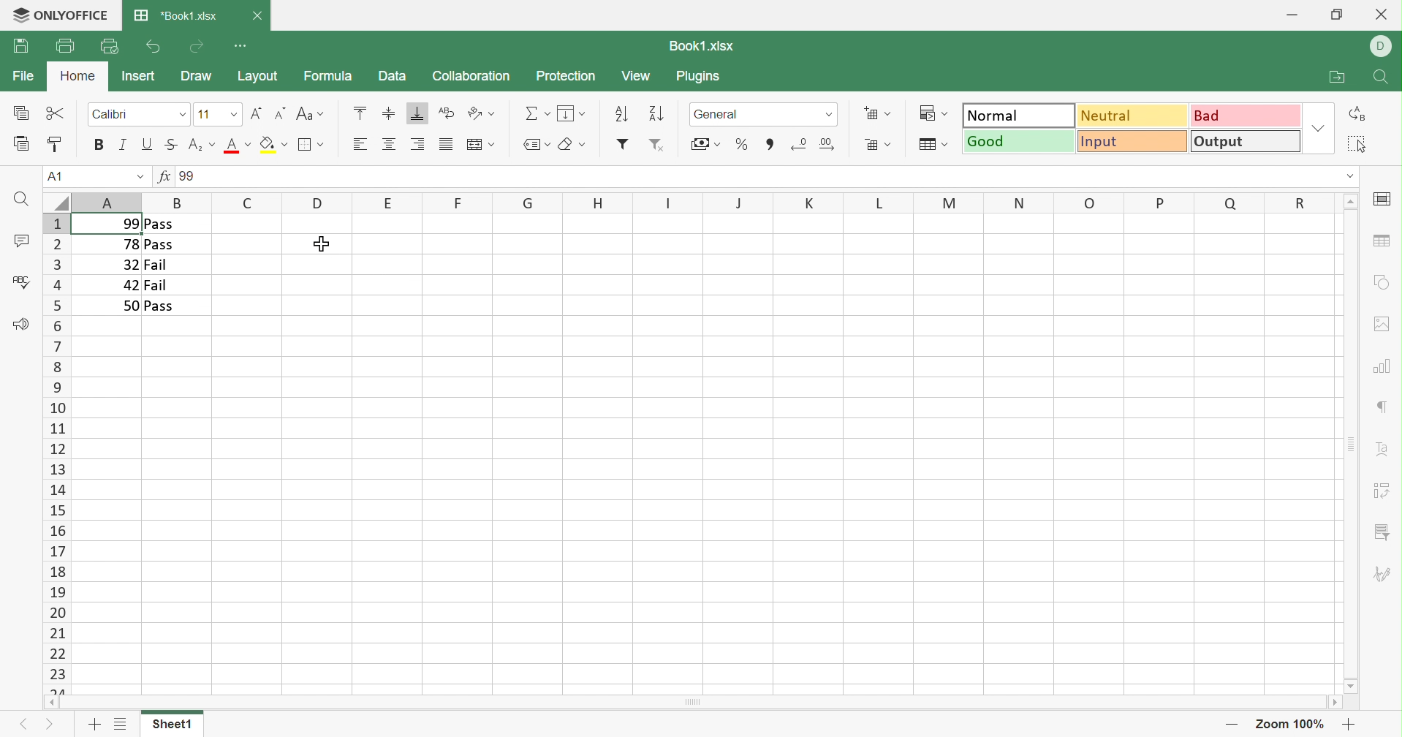 This screenshot has height=737, width=1402. Describe the element at coordinates (50, 703) in the screenshot. I see `Scroll left` at that location.